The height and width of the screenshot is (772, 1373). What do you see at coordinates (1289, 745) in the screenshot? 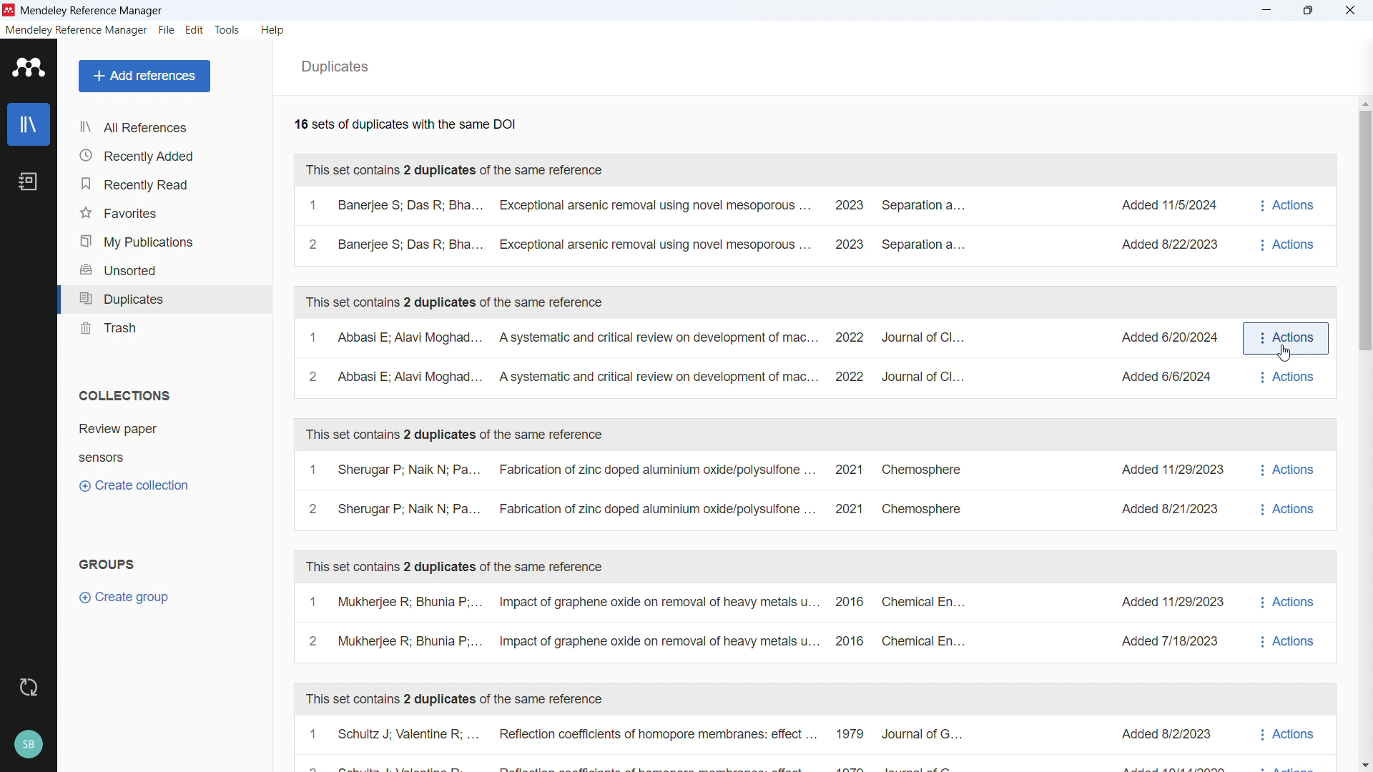
I see `actions` at bounding box center [1289, 745].